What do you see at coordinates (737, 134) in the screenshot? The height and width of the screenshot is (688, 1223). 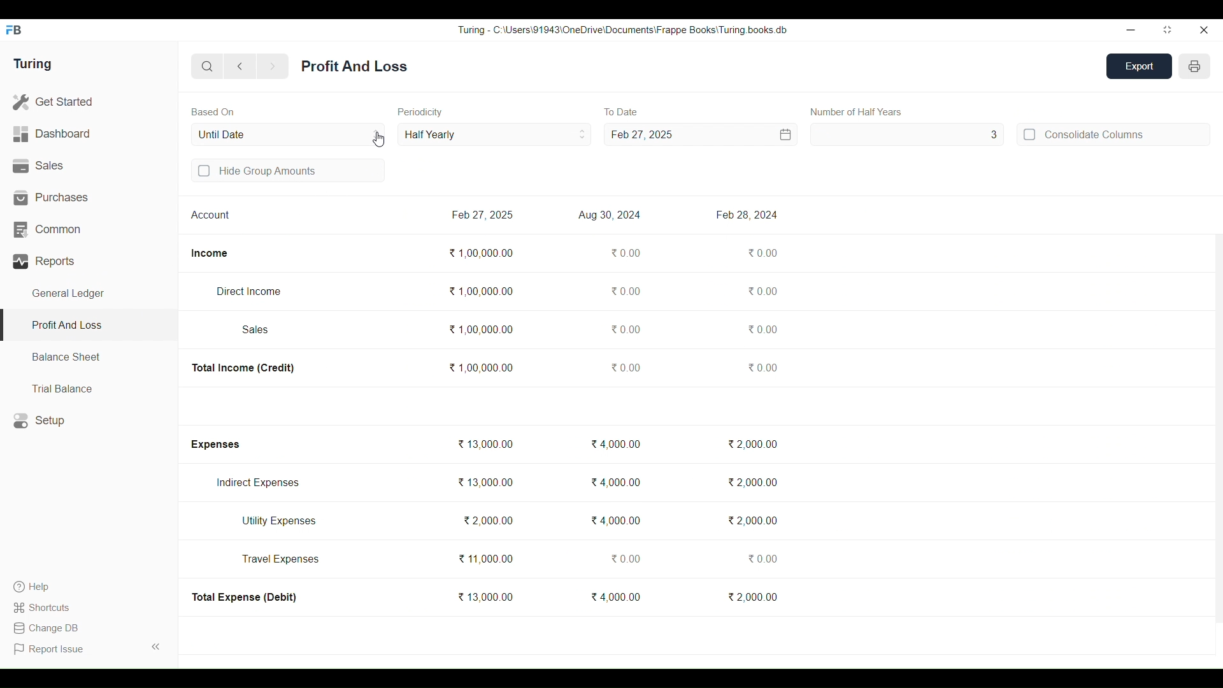 I see `Customize date` at bounding box center [737, 134].